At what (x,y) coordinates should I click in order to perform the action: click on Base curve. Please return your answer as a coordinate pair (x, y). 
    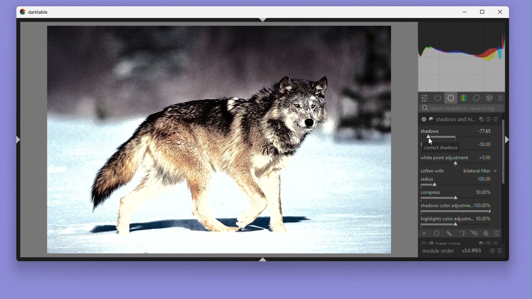
    Looking at the image, I should click on (451, 243).